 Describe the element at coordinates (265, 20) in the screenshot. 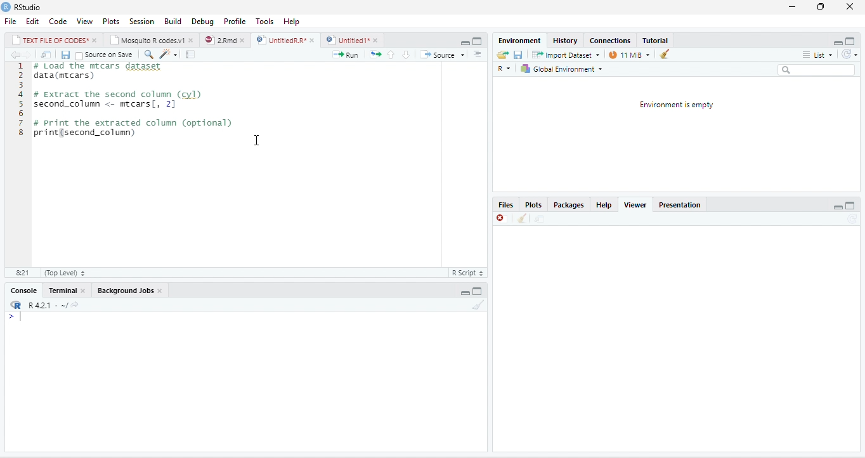

I see `Tools` at that location.